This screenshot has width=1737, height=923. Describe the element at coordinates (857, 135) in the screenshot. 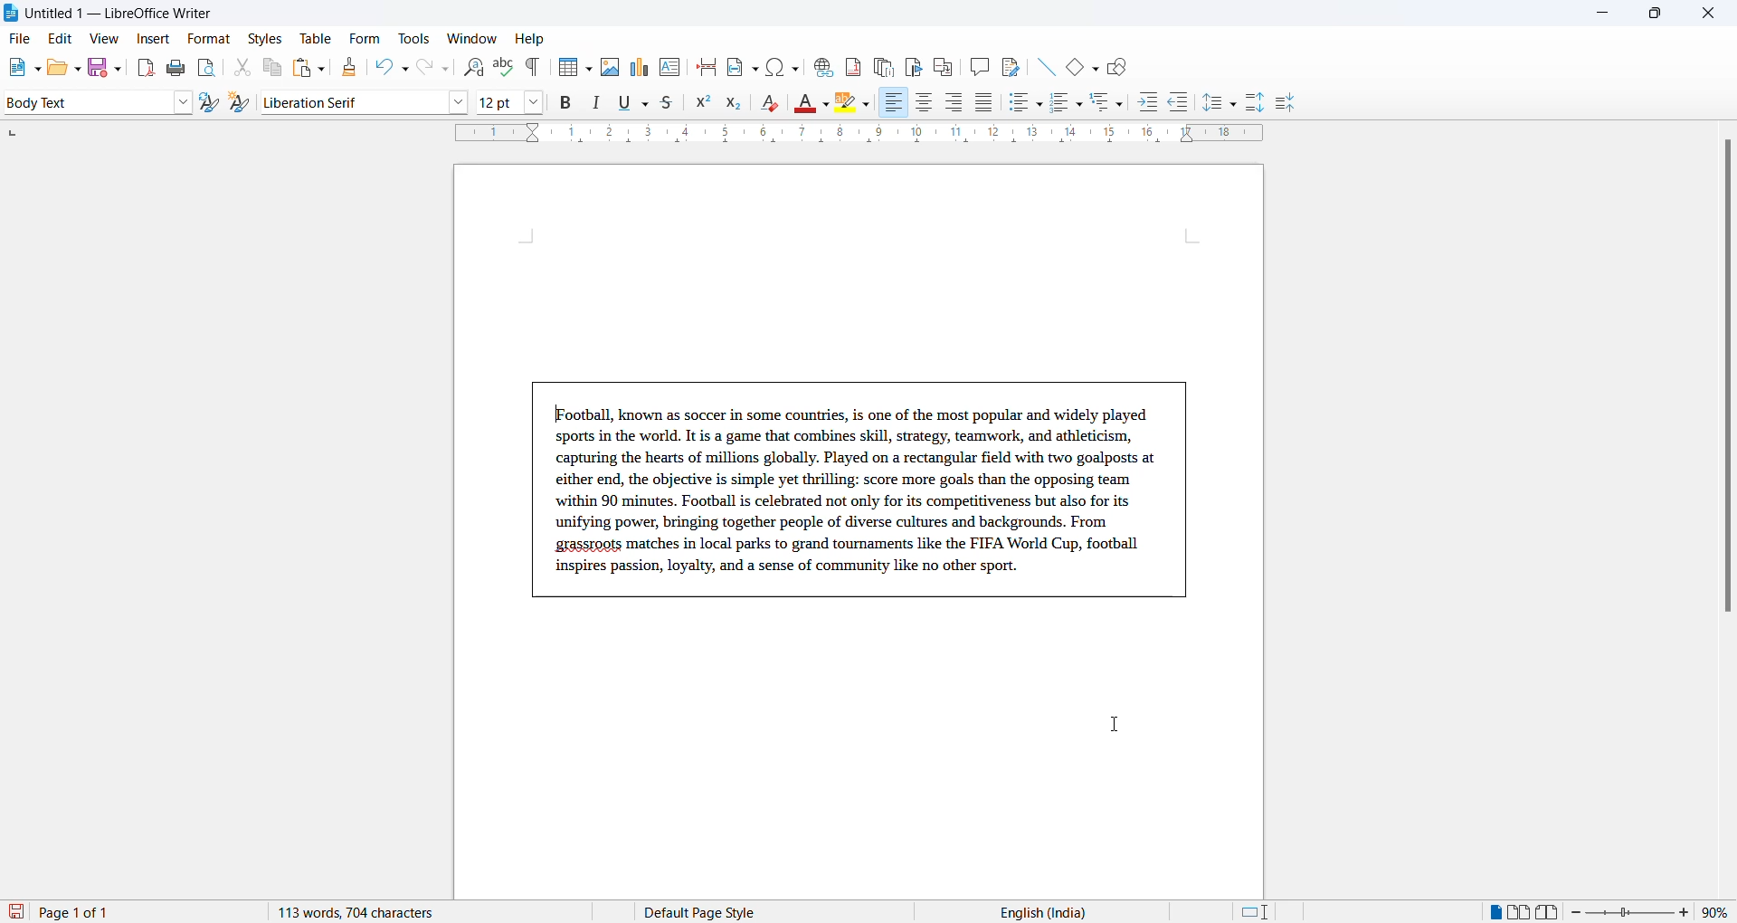

I see `scaling` at that location.